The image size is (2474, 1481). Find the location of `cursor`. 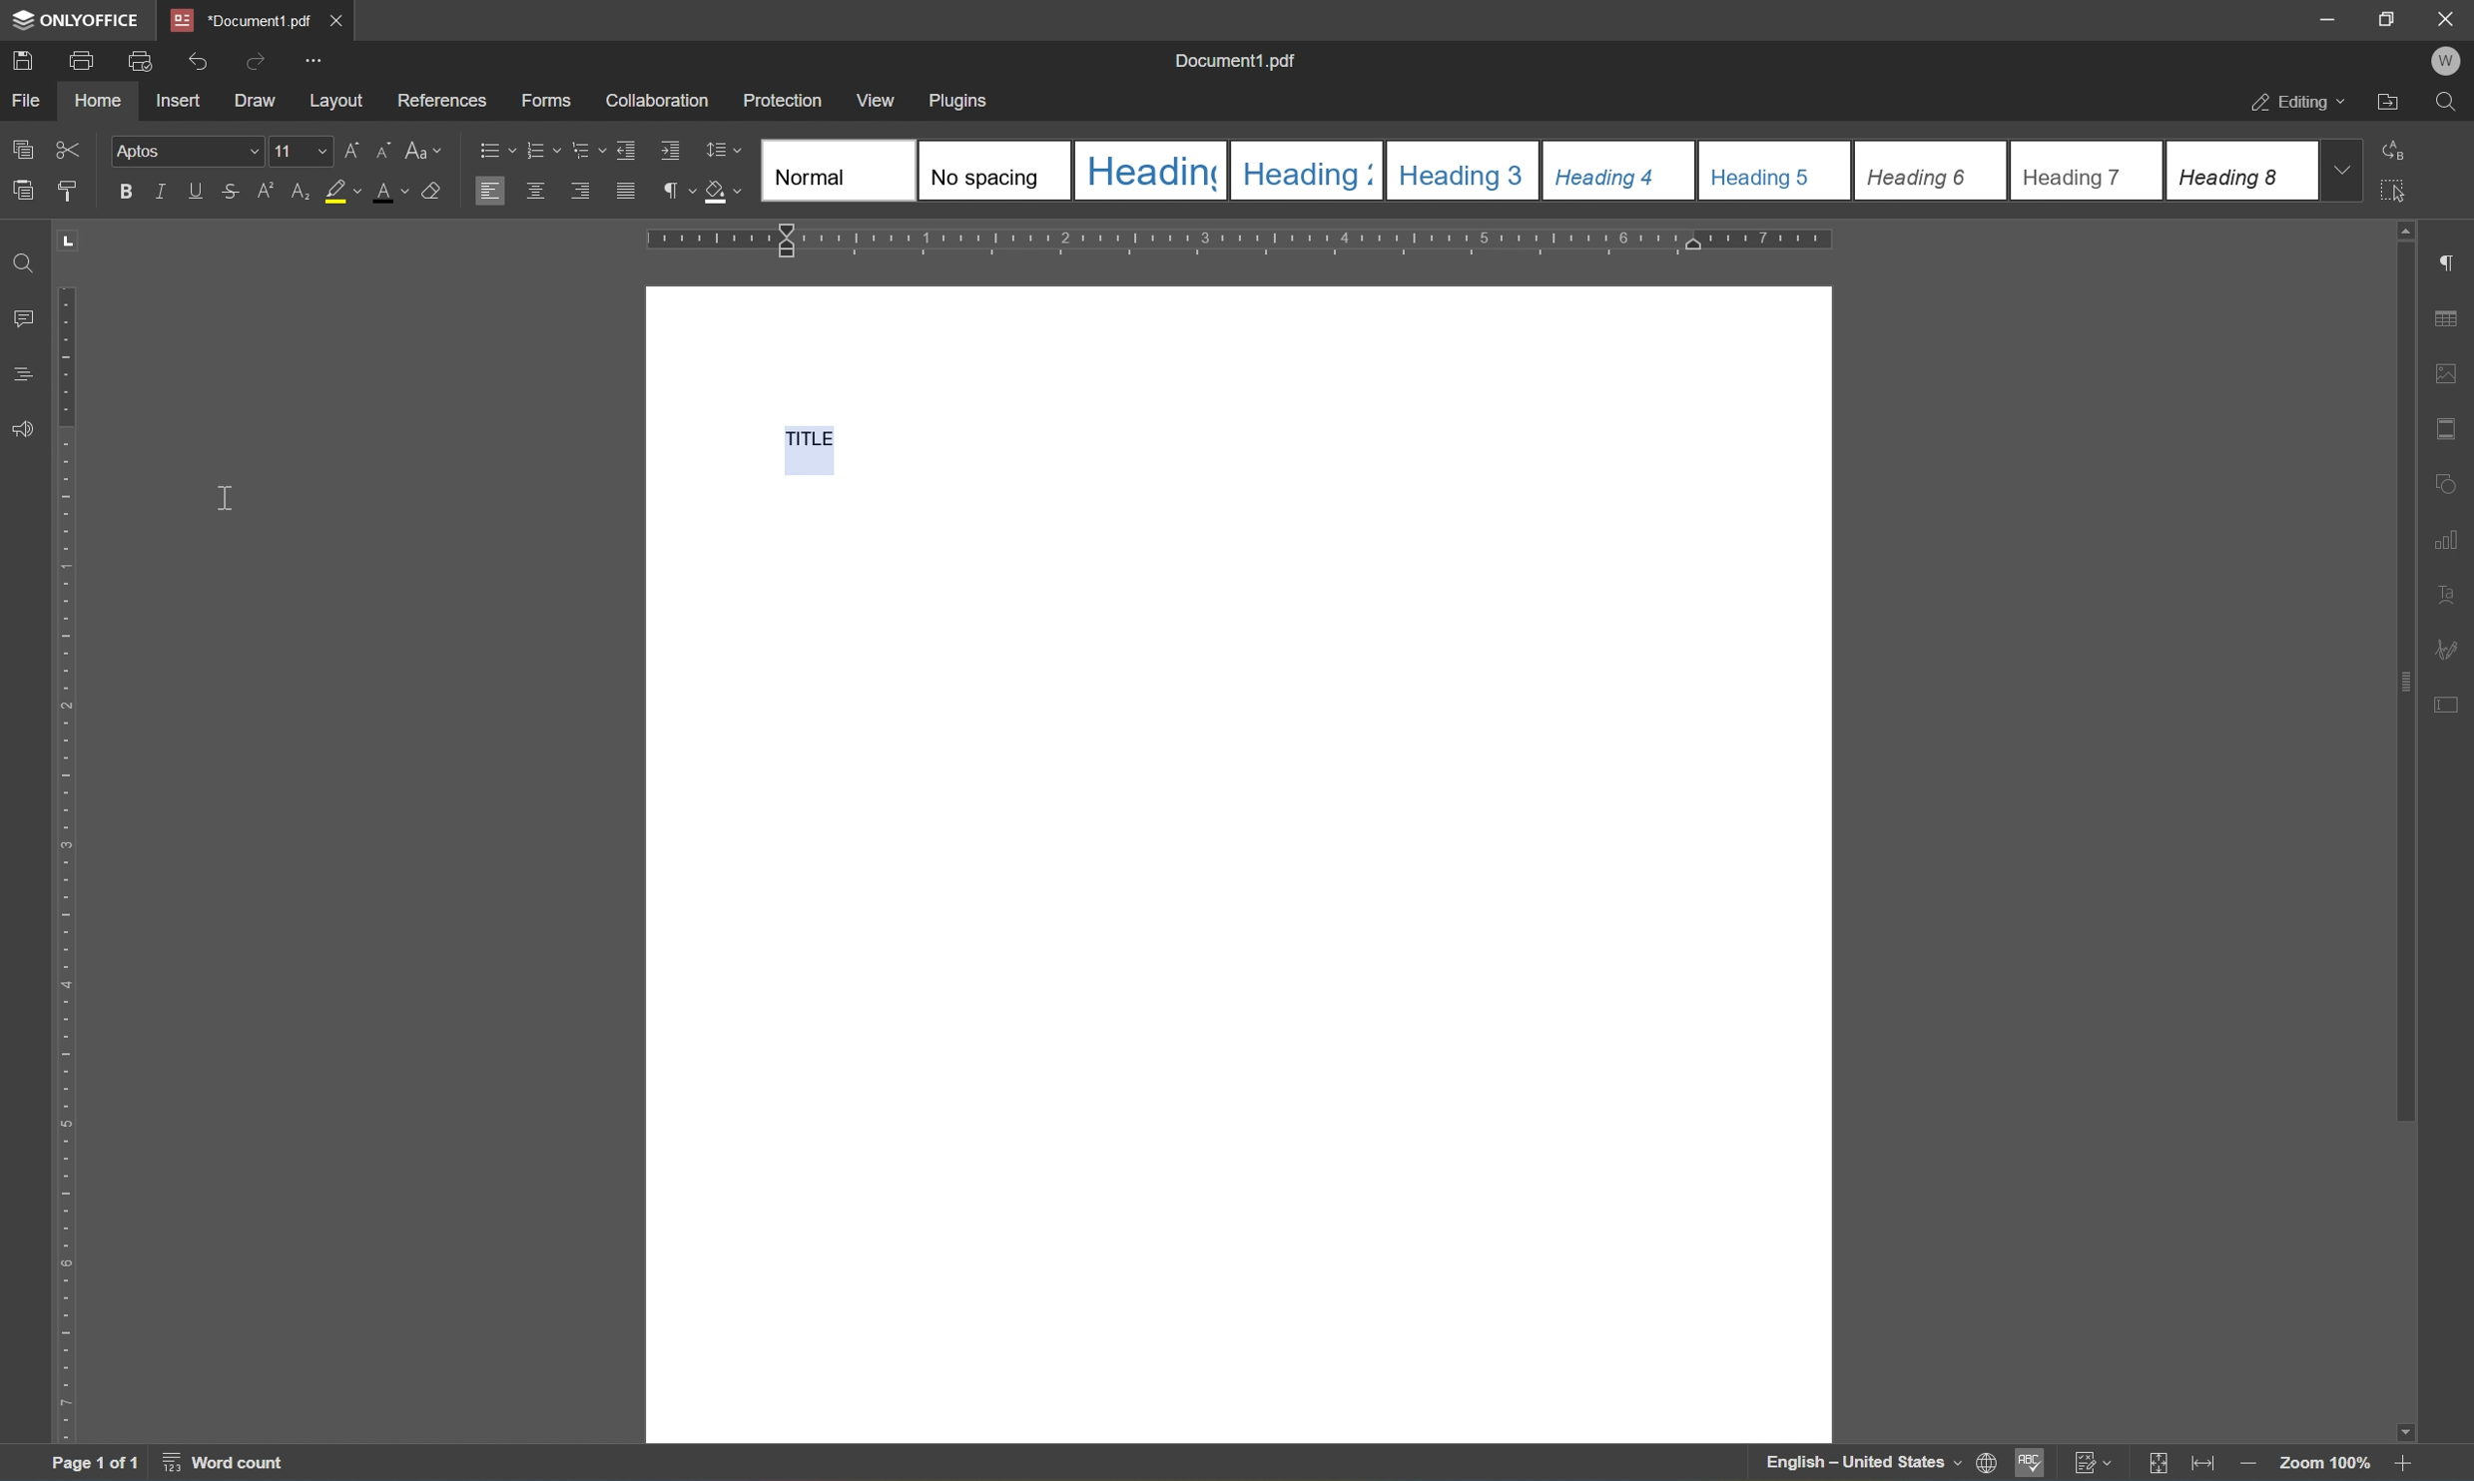

cursor is located at coordinates (226, 497).